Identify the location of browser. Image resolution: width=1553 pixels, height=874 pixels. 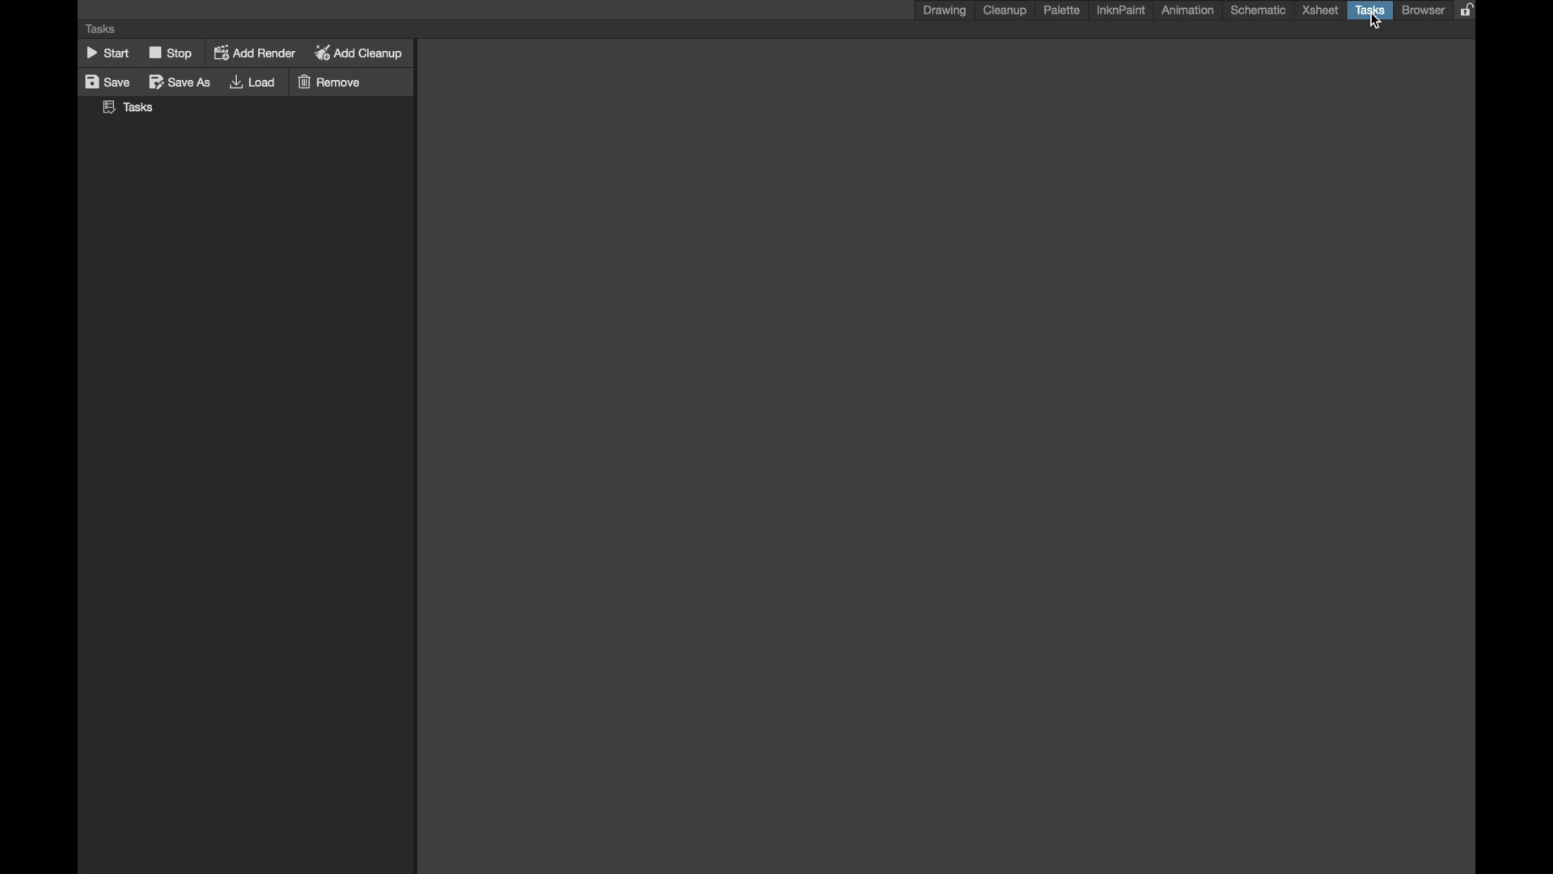
(1424, 11).